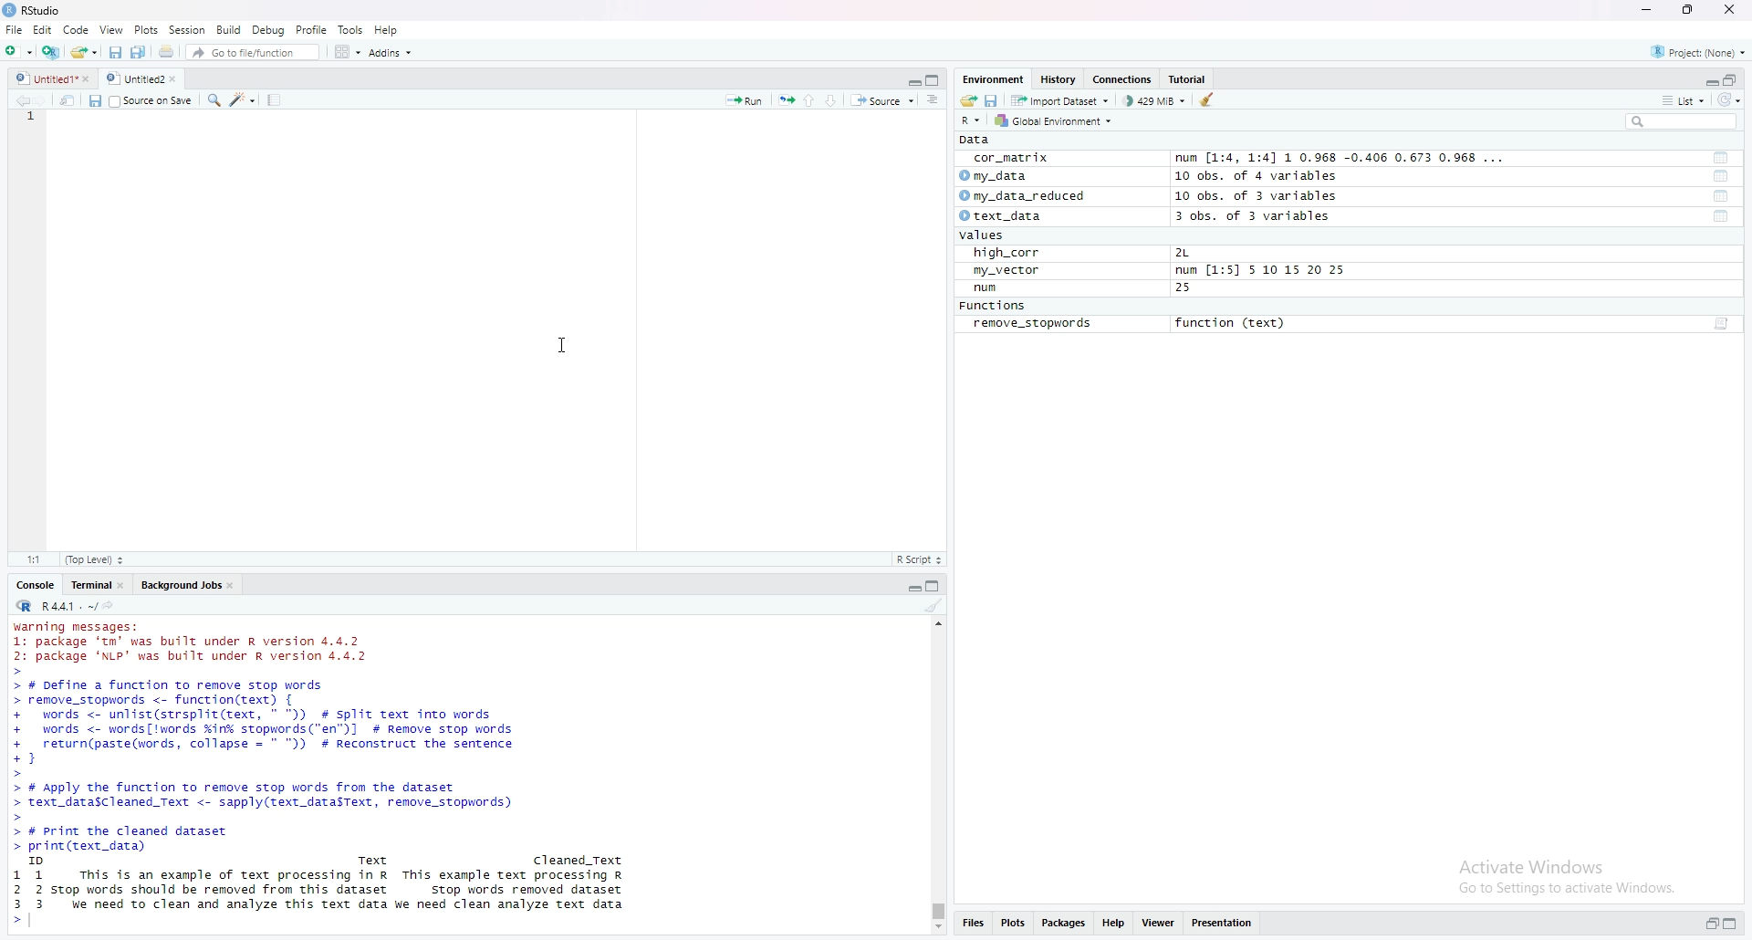  I want to click on Go to Settings to activate Windows., so click(1566, 889).